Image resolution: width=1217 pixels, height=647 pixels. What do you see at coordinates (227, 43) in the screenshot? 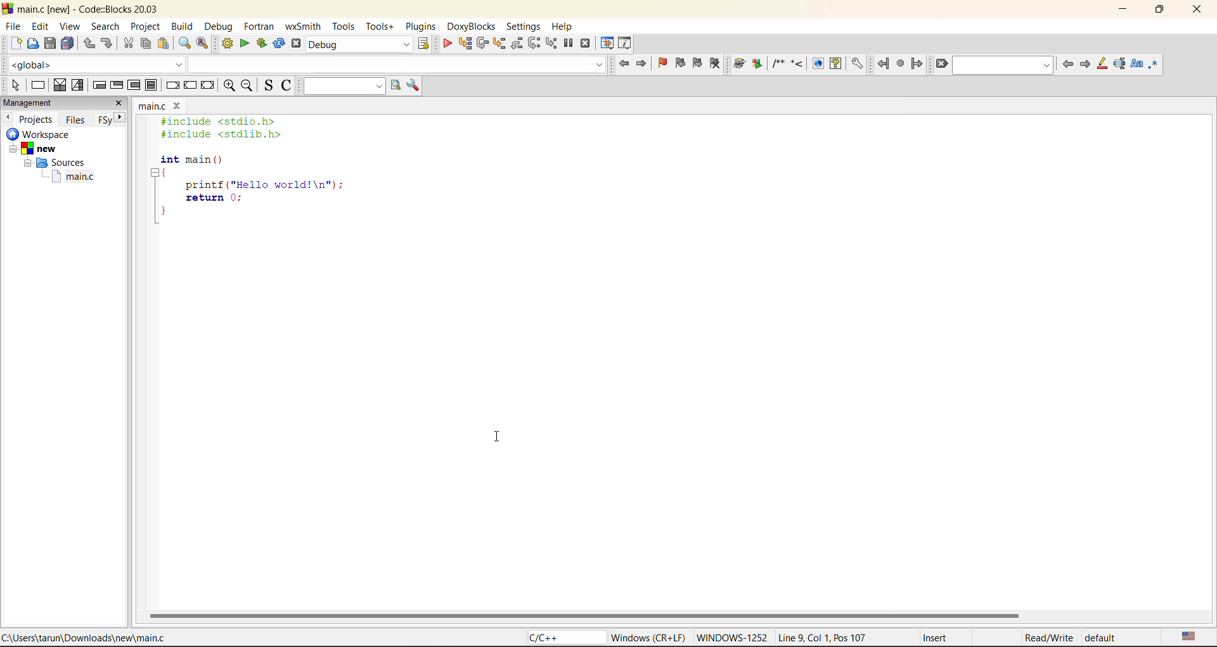
I see `build` at bounding box center [227, 43].